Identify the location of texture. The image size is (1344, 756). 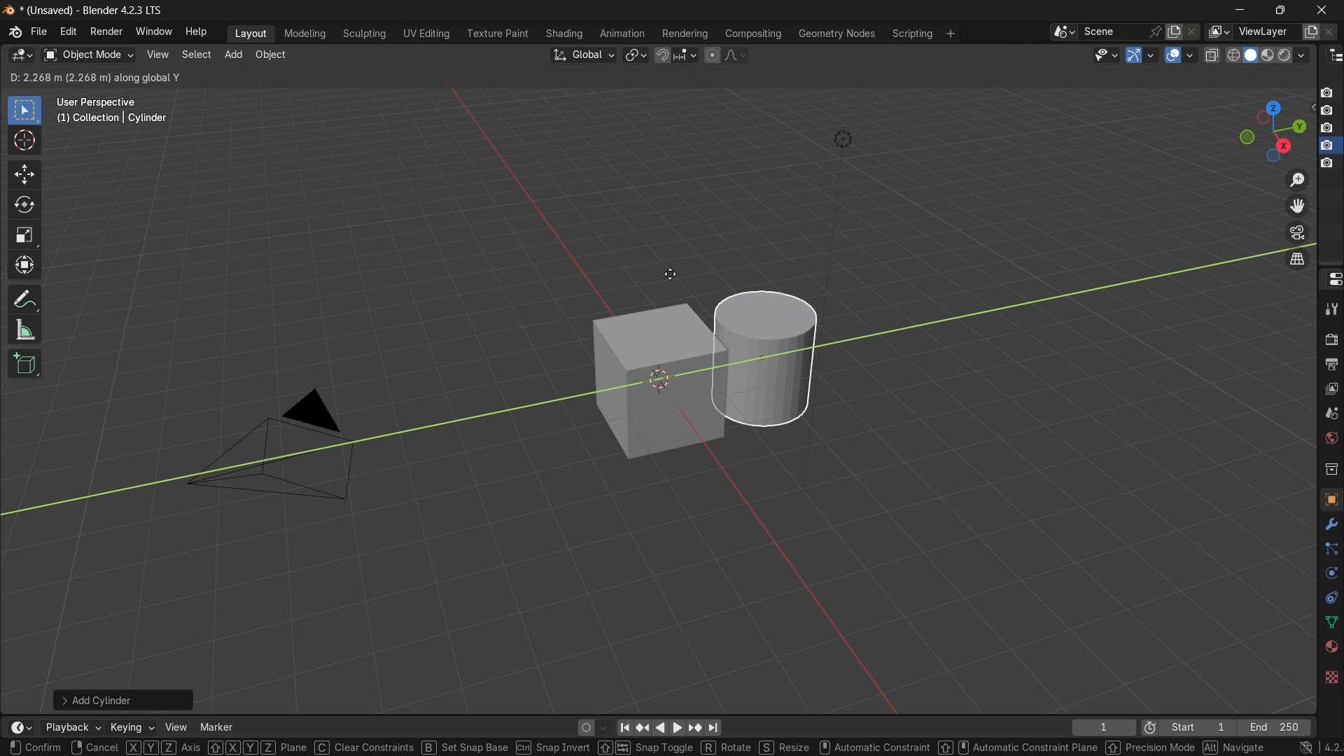
(1330, 499).